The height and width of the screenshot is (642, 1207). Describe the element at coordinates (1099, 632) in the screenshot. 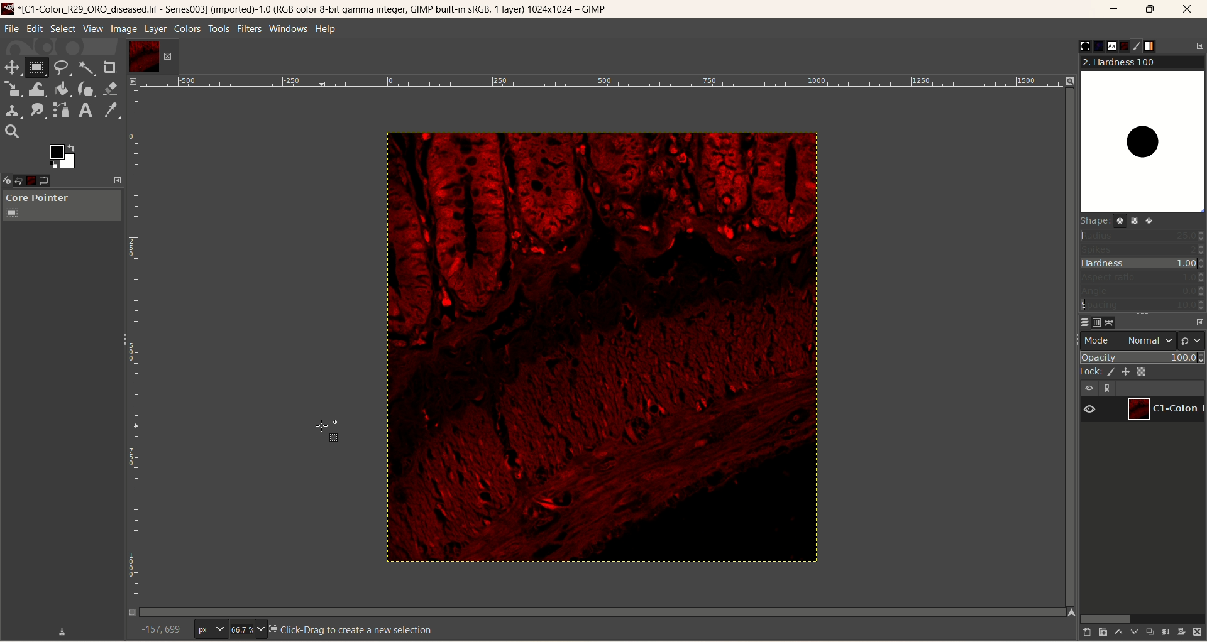

I see `create a new layer` at that location.